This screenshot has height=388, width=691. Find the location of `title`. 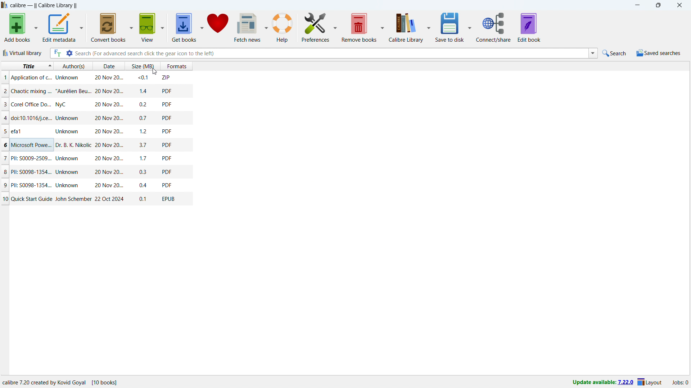

title is located at coordinates (31, 185).